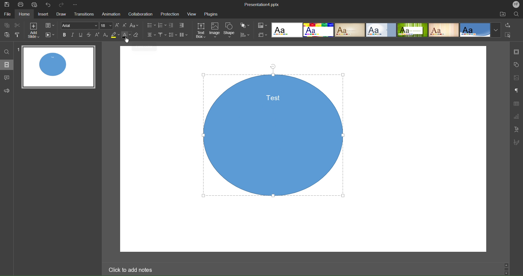  I want to click on Select All, so click(509, 35).